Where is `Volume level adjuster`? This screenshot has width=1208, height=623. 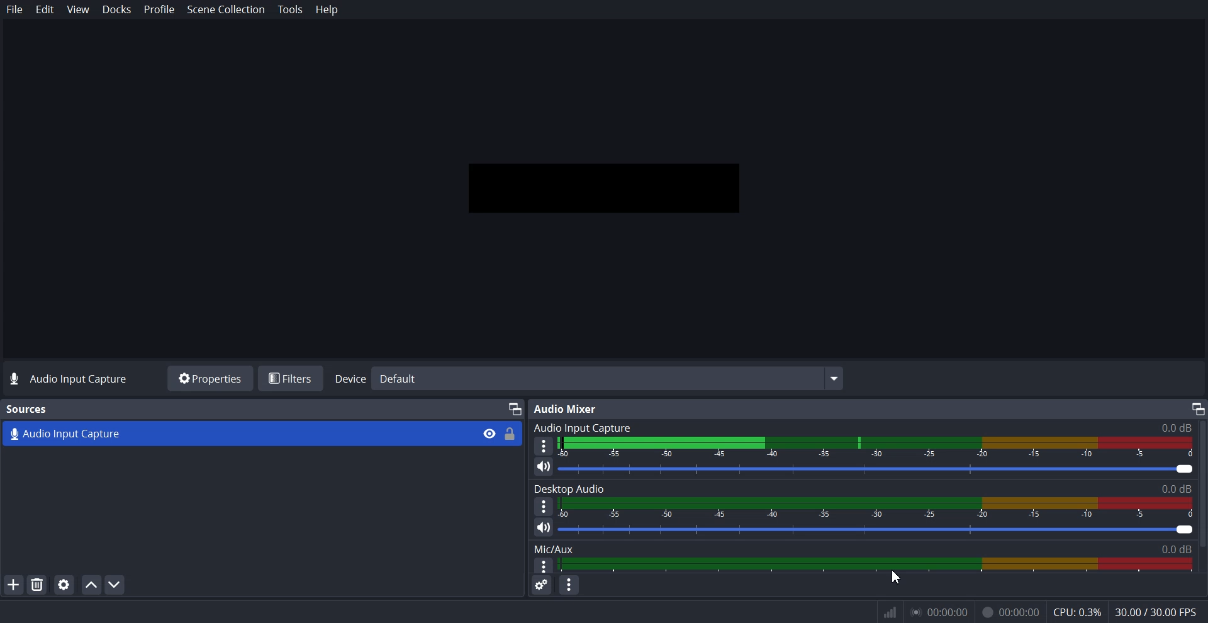 Volume level adjuster is located at coordinates (882, 469).